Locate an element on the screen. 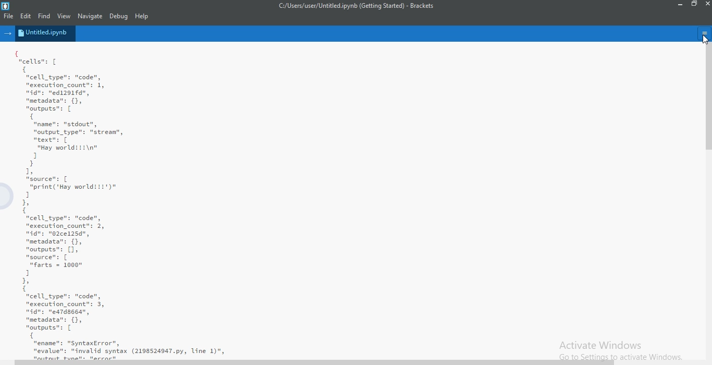 This screenshot has height=365, width=712. close is located at coordinates (706, 6).